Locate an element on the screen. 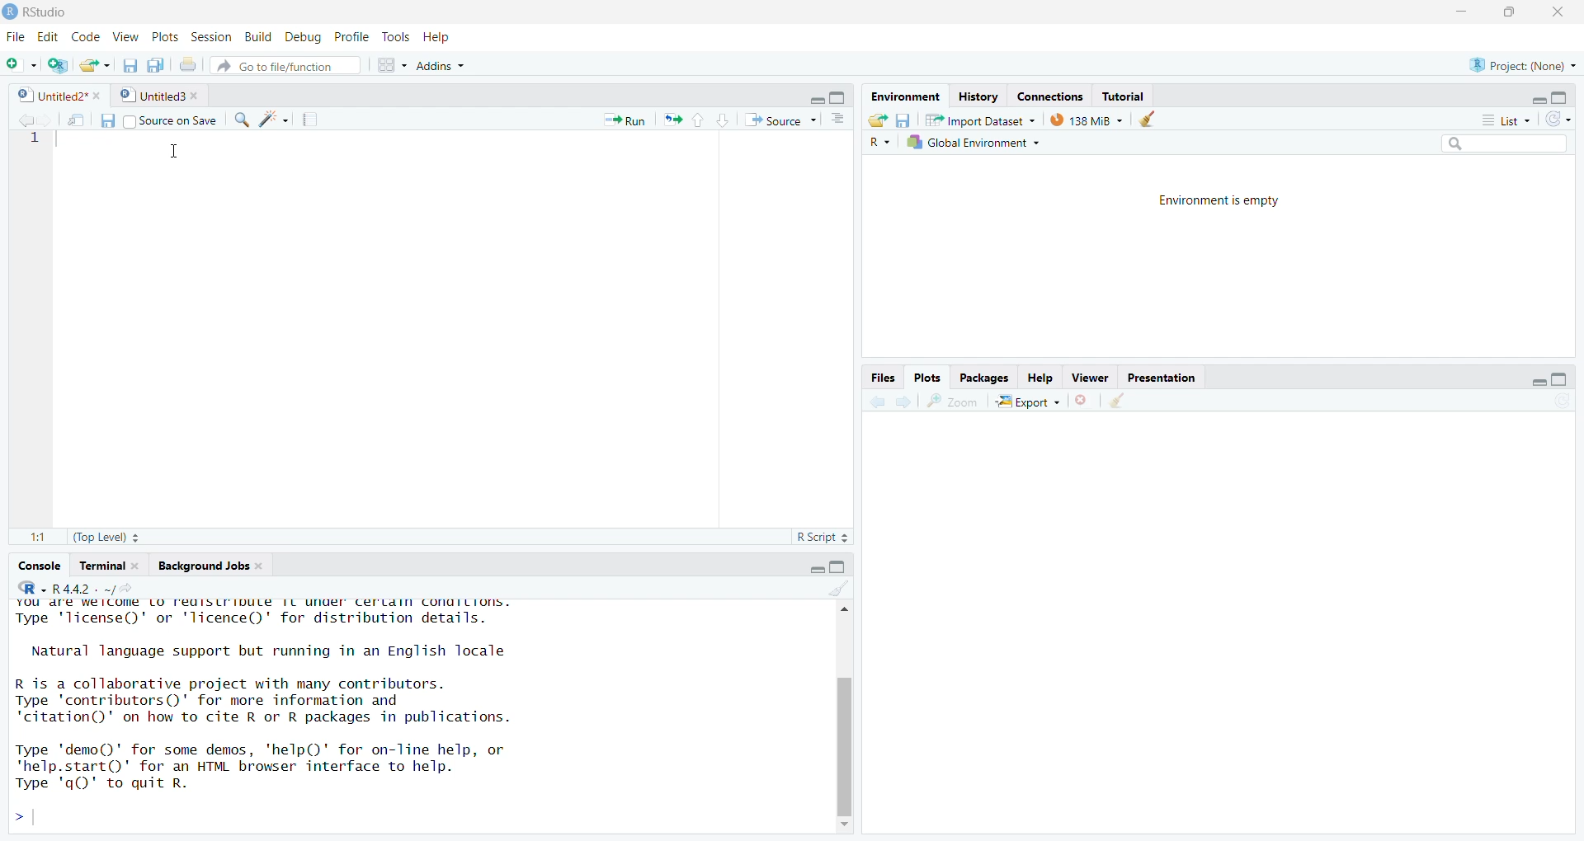 This screenshot has height=841, width=1584. > View is located at coordinates (128, 36).